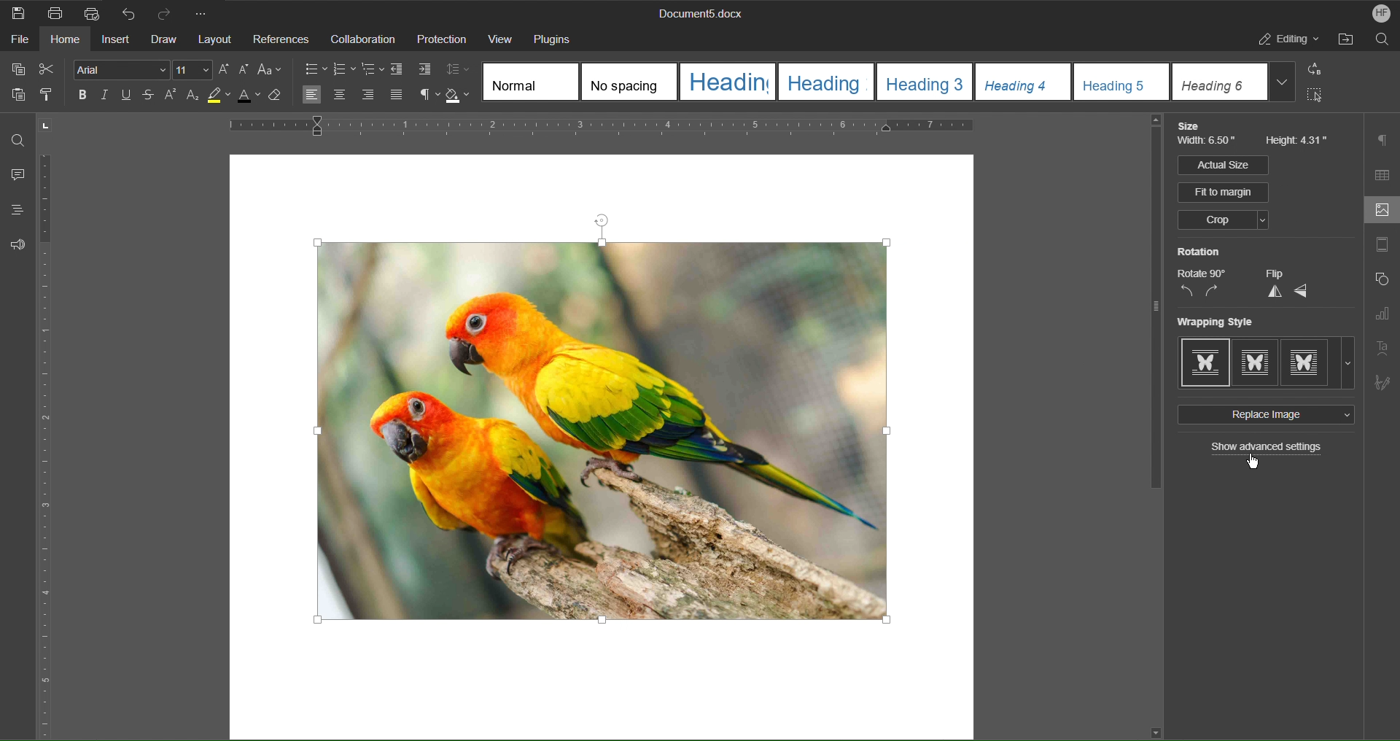  I want to click on Superscript, so click(171, 97).